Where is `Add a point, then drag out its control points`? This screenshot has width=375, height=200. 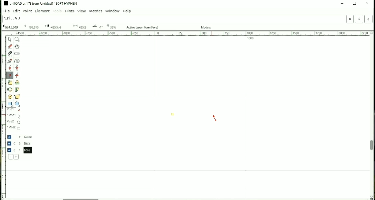
Add a point, then drag out its control points is located at coordinates (10, 61).